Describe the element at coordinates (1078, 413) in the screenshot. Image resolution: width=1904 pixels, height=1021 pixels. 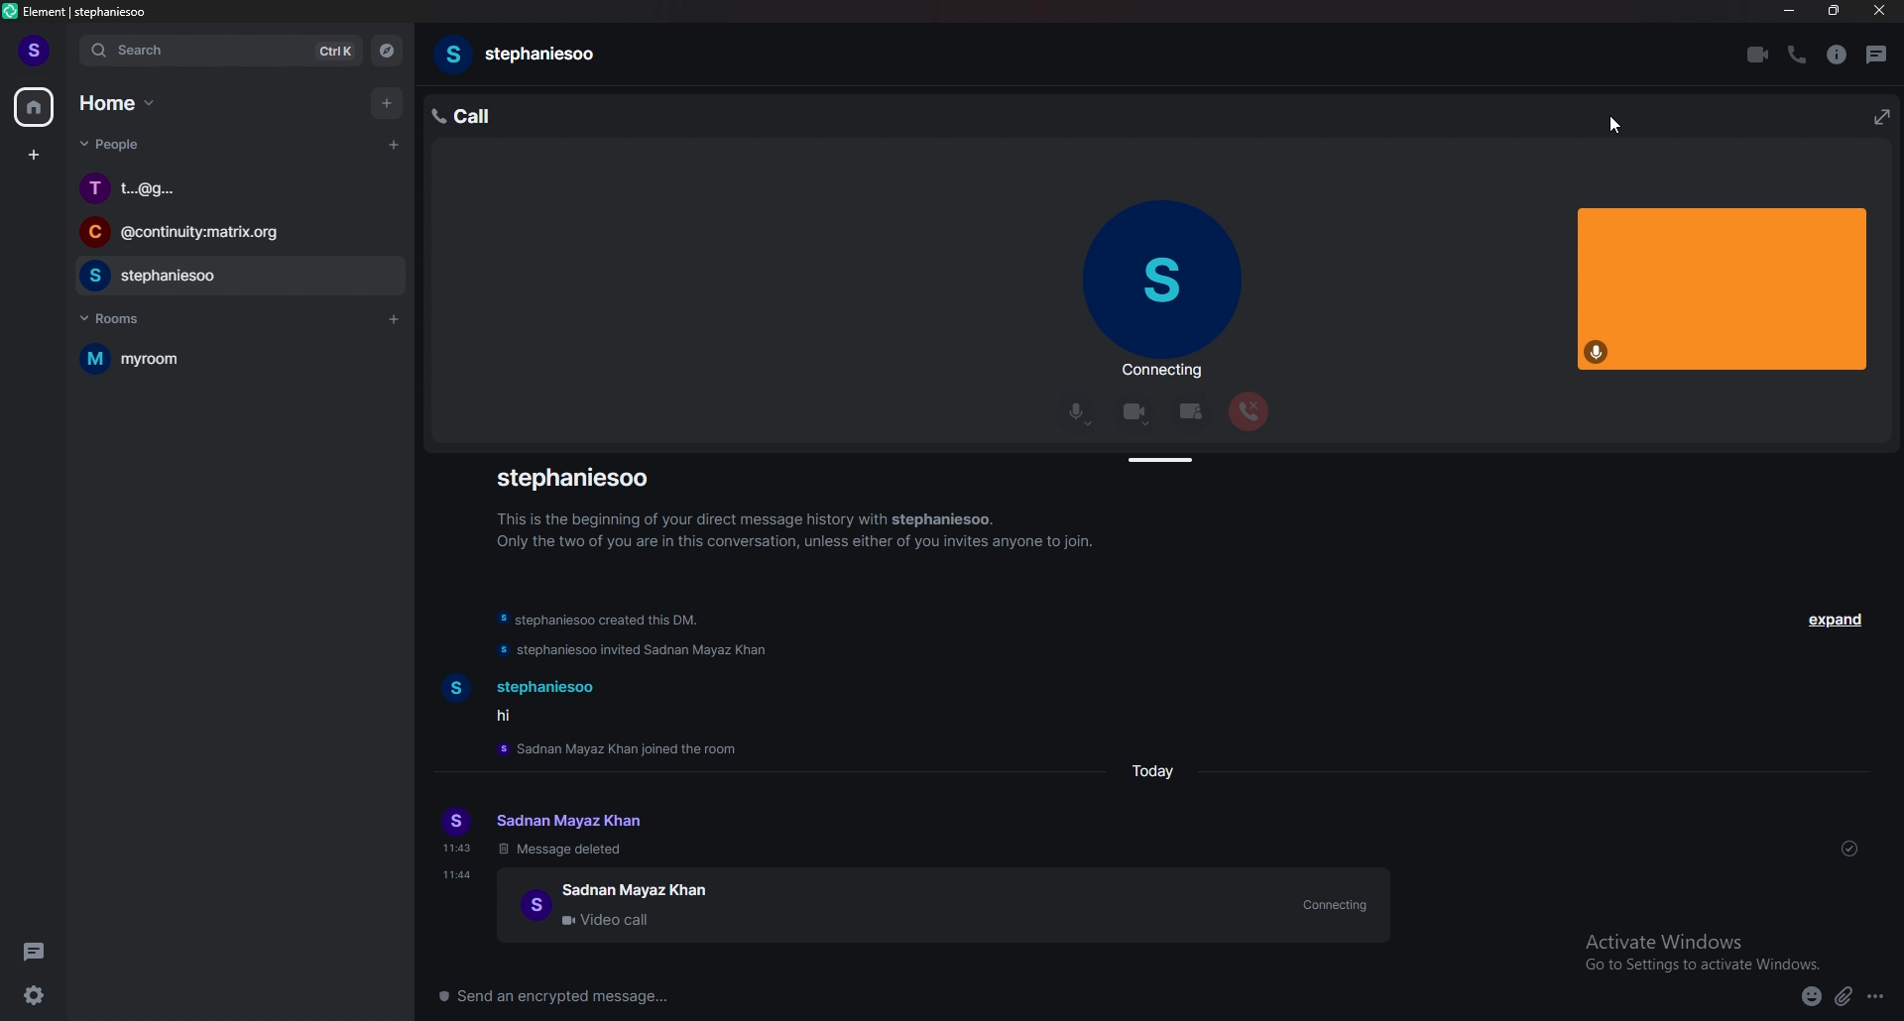
I see `microphone` at that location.